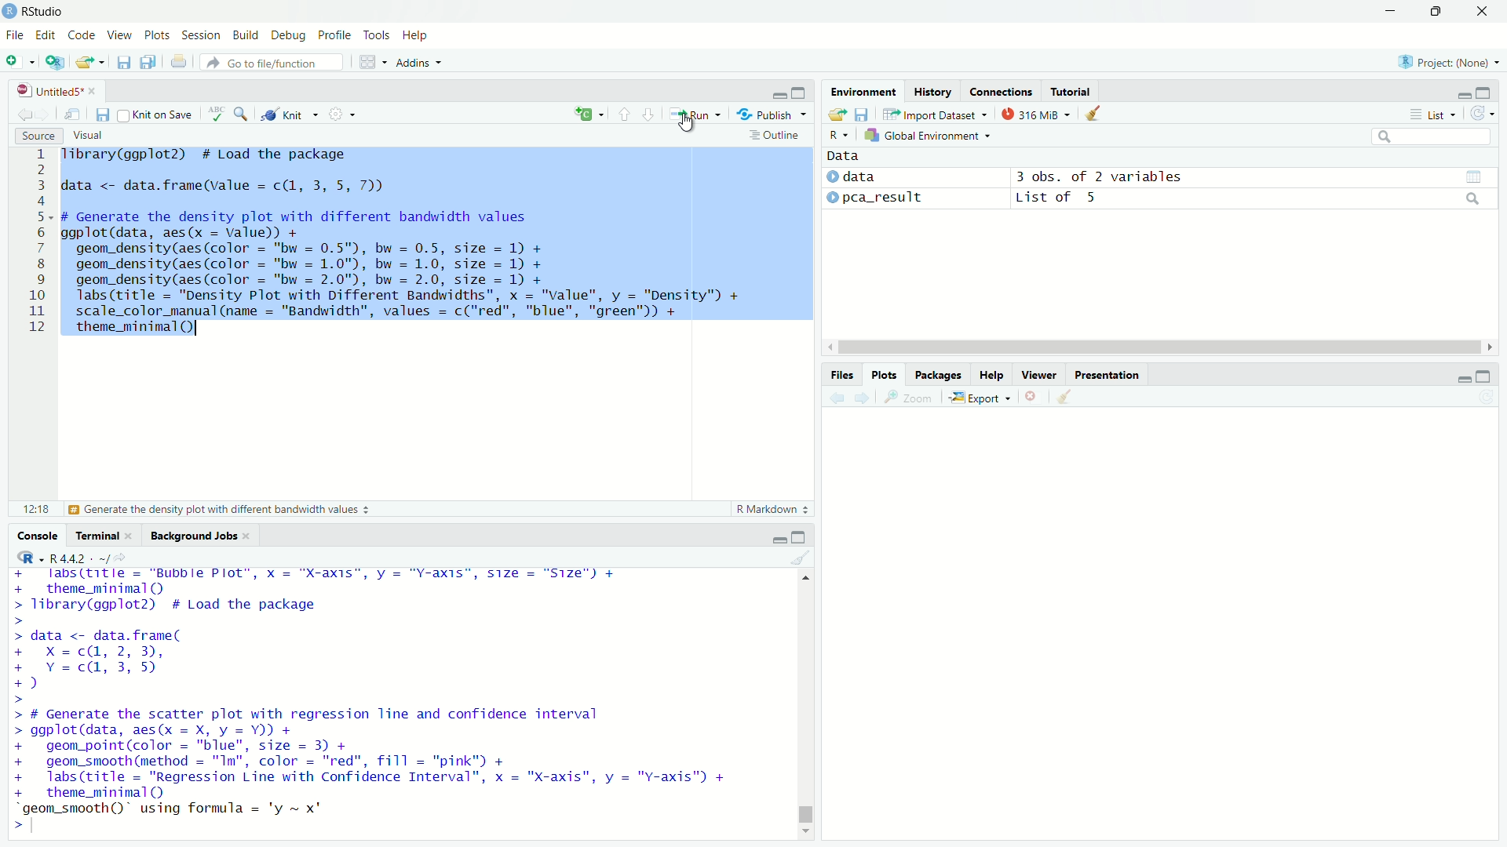  What do you see at coordinates (404, 243) in the screenshot?
I see `library(ggplot2) # Load the package

data <- data.frame(value = c(1, 3, 5, 7))

# Generate the density plot with different bandwidth values

ggplot(data, aes(x = value)) + bi
geom_density(aes(color = "bw = 0.5"), bw = 0.5, size = 1) +
geom_density(aes(color = "bw = 1.0"), bw = 1.0, size = 1) +
geom_density(aes(color = "bw = 2.0"), bw = 2.0, size = 1) +
labs(title = "Density Plot with Different Bandwidths", x = "value", y = "Density") +
scale_color_manual(name = "Bandwidth", values = c("red", "blue", "green")) +
theme_minimalQ),` at bounding box center [404, 243].